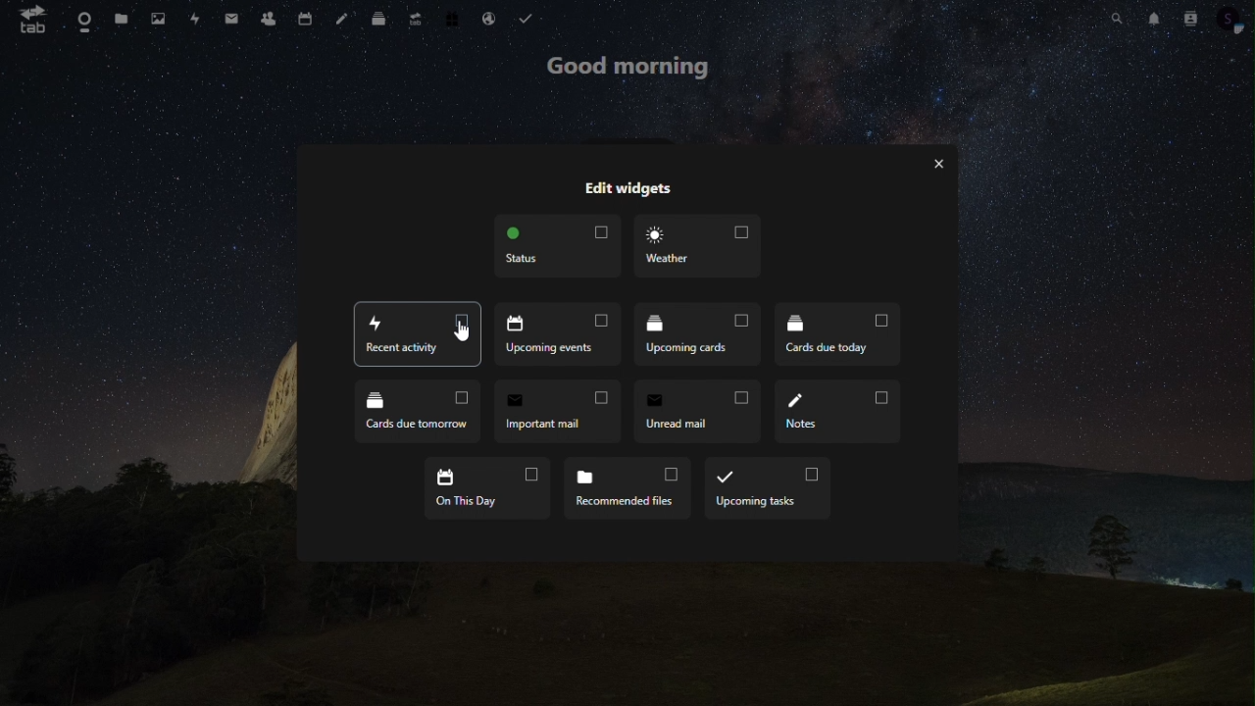 The width and height of the screenshot is (1255, 706). Describe the element at coordinates (485, 484) in the screenshot. I see `on this day` at that location.